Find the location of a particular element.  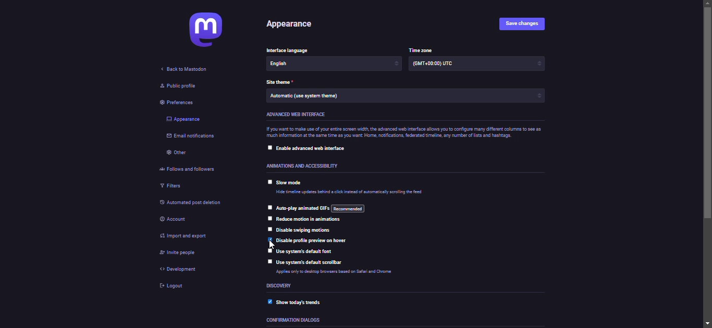

language is located at coordinates (292, 64).